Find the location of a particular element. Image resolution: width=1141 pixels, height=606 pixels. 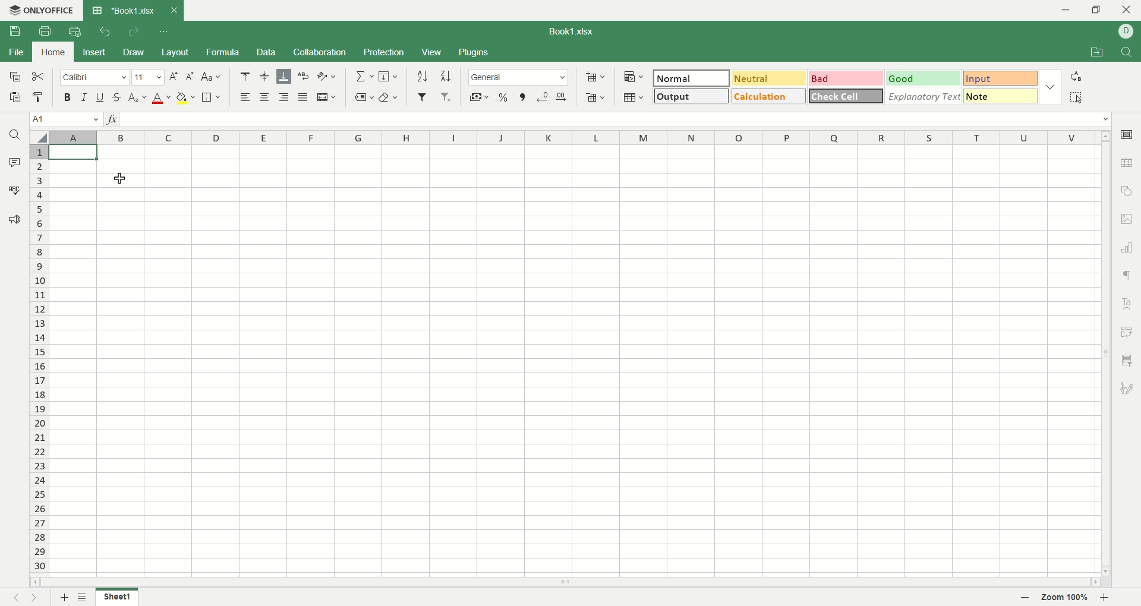

increase font size is located at coordinates (174, 77).